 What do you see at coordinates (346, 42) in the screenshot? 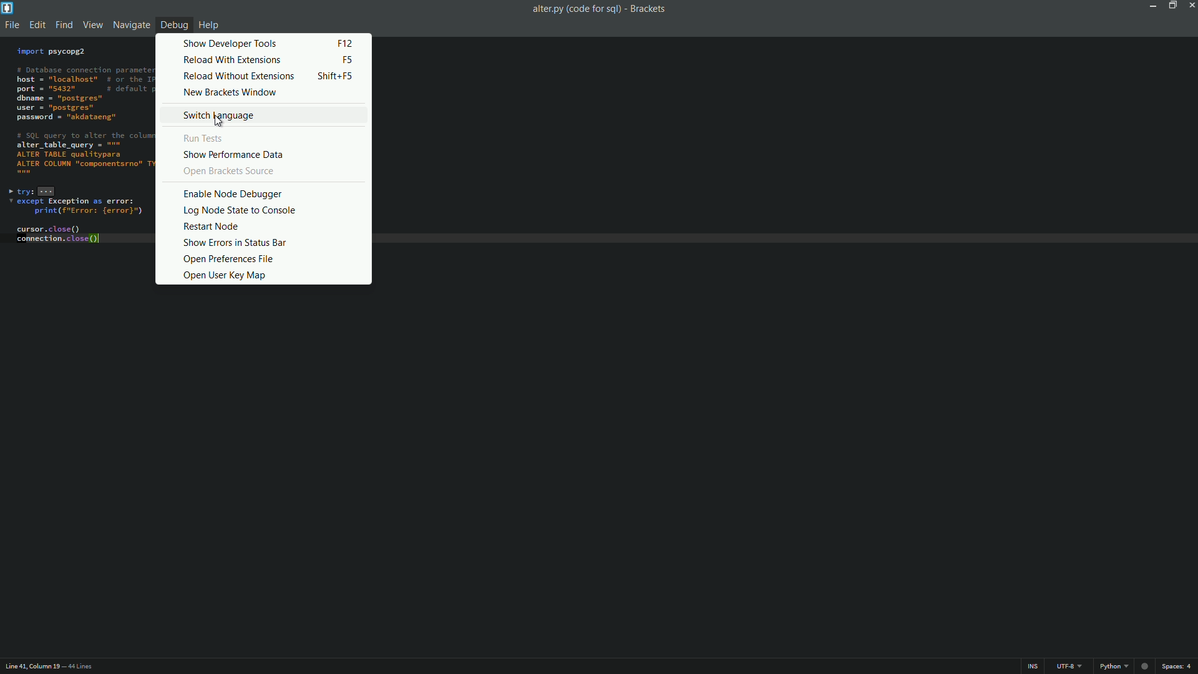
I see `Keyboard shortcut` at bounding box center [346, 42].